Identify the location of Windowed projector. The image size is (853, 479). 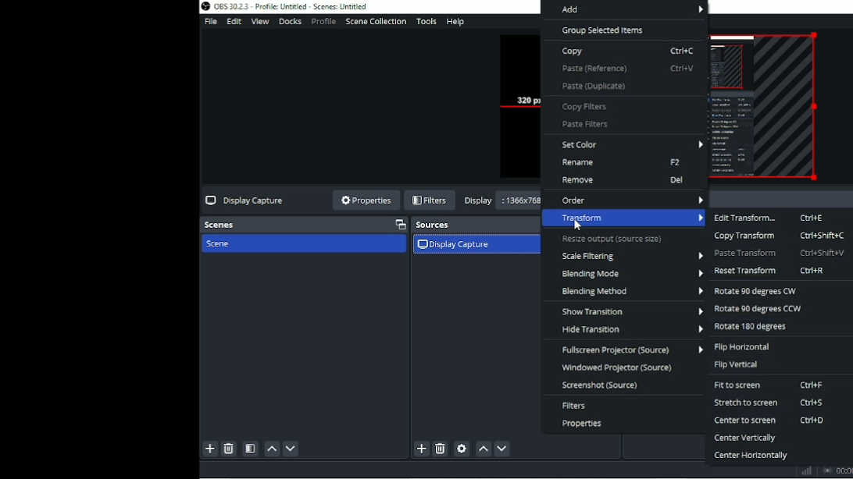
(617, 367).